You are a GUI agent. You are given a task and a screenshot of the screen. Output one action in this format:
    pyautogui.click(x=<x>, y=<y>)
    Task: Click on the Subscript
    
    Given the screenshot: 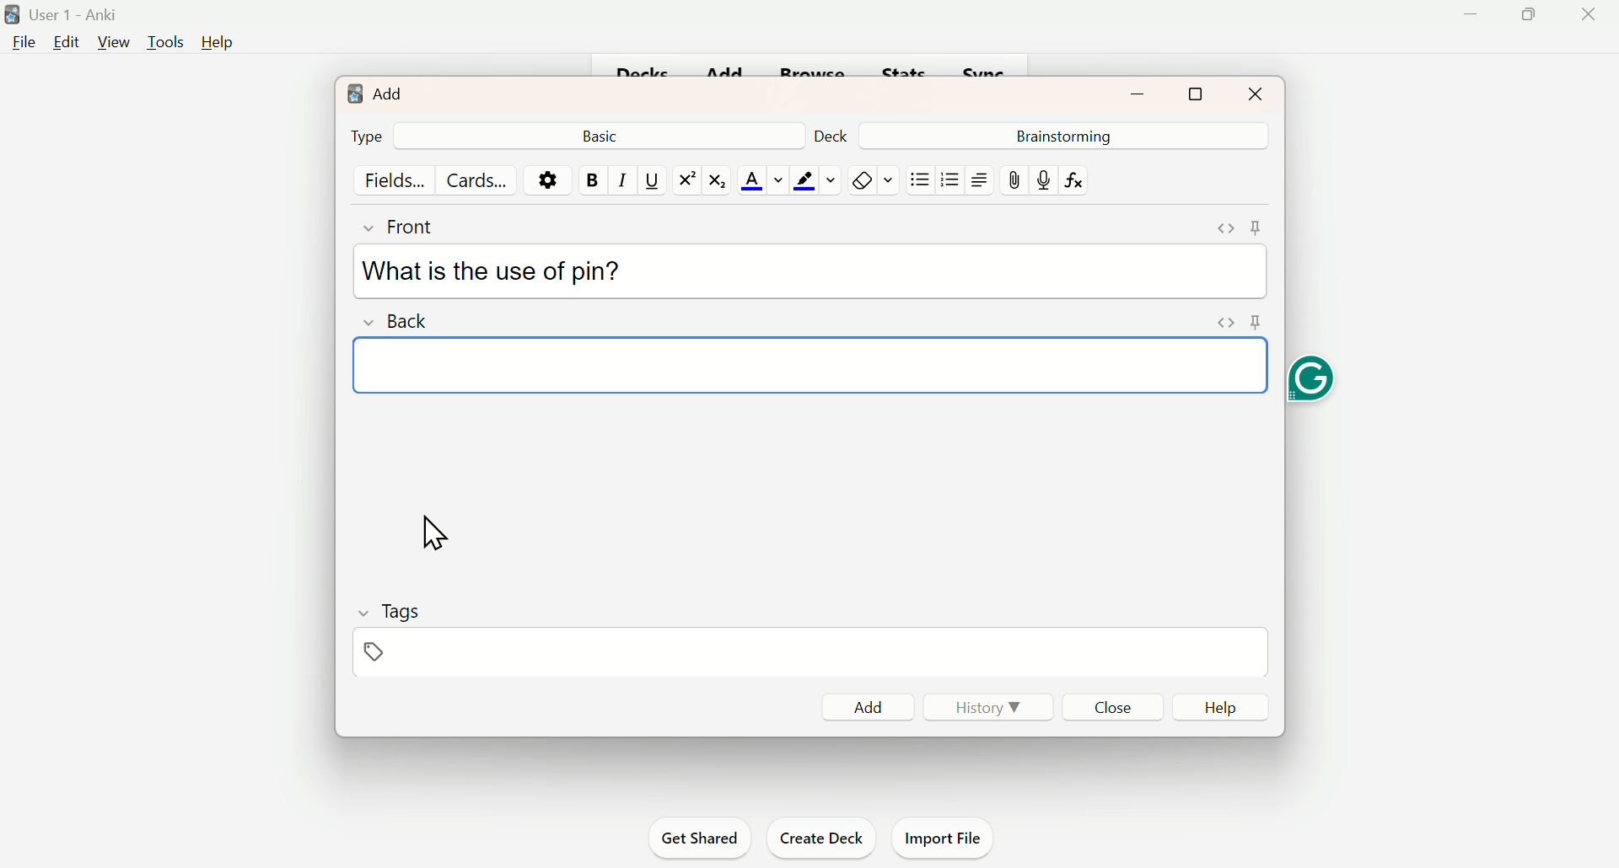 What is the action you would take?
    pyautogui.click(x=721, y=179)
    